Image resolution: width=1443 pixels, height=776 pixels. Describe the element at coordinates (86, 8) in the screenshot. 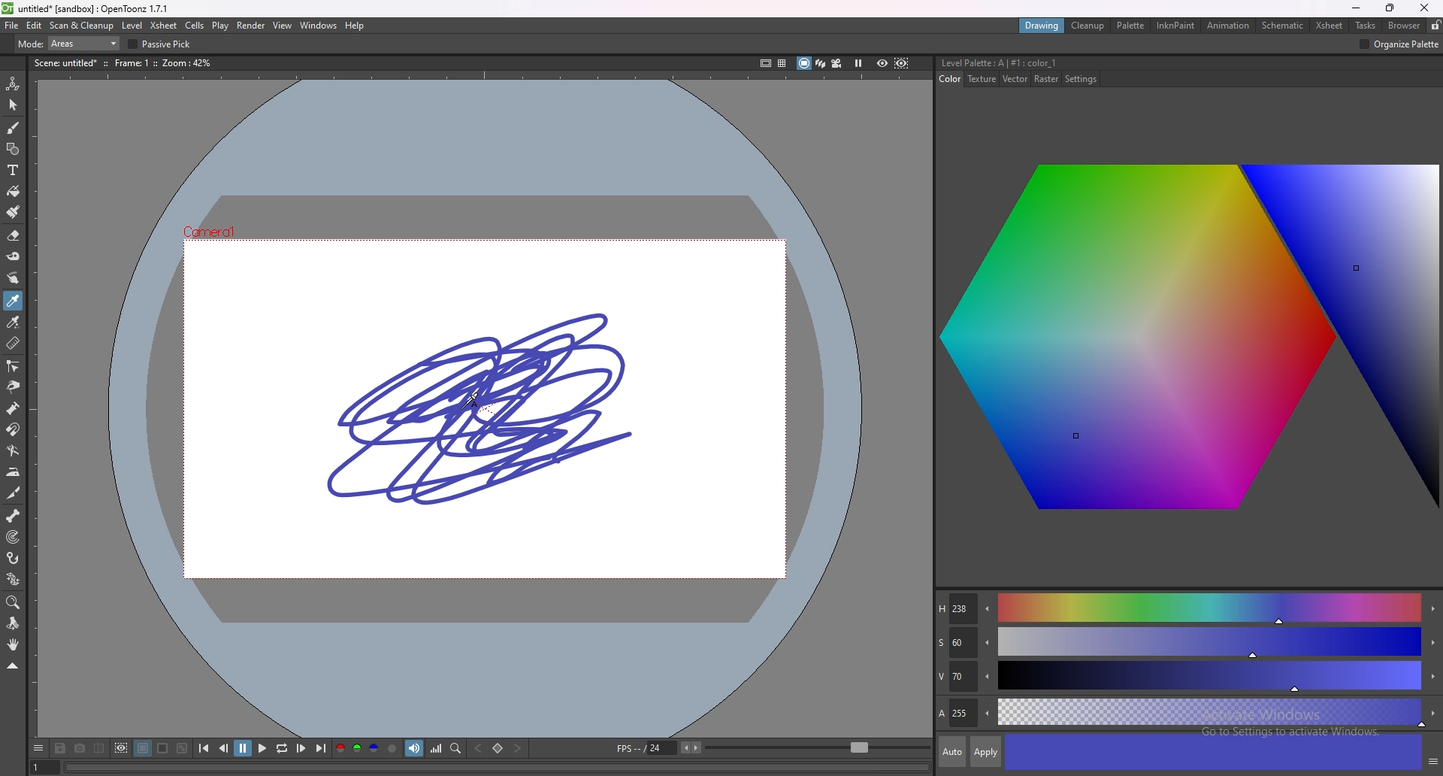

I see `title` at that location.